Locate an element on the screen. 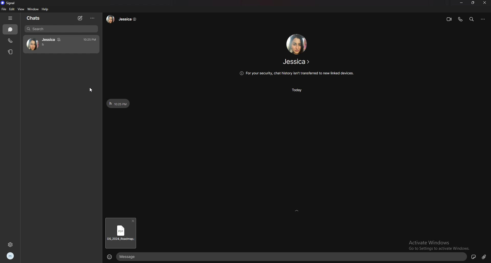  time is located at coordinates (298, 90).